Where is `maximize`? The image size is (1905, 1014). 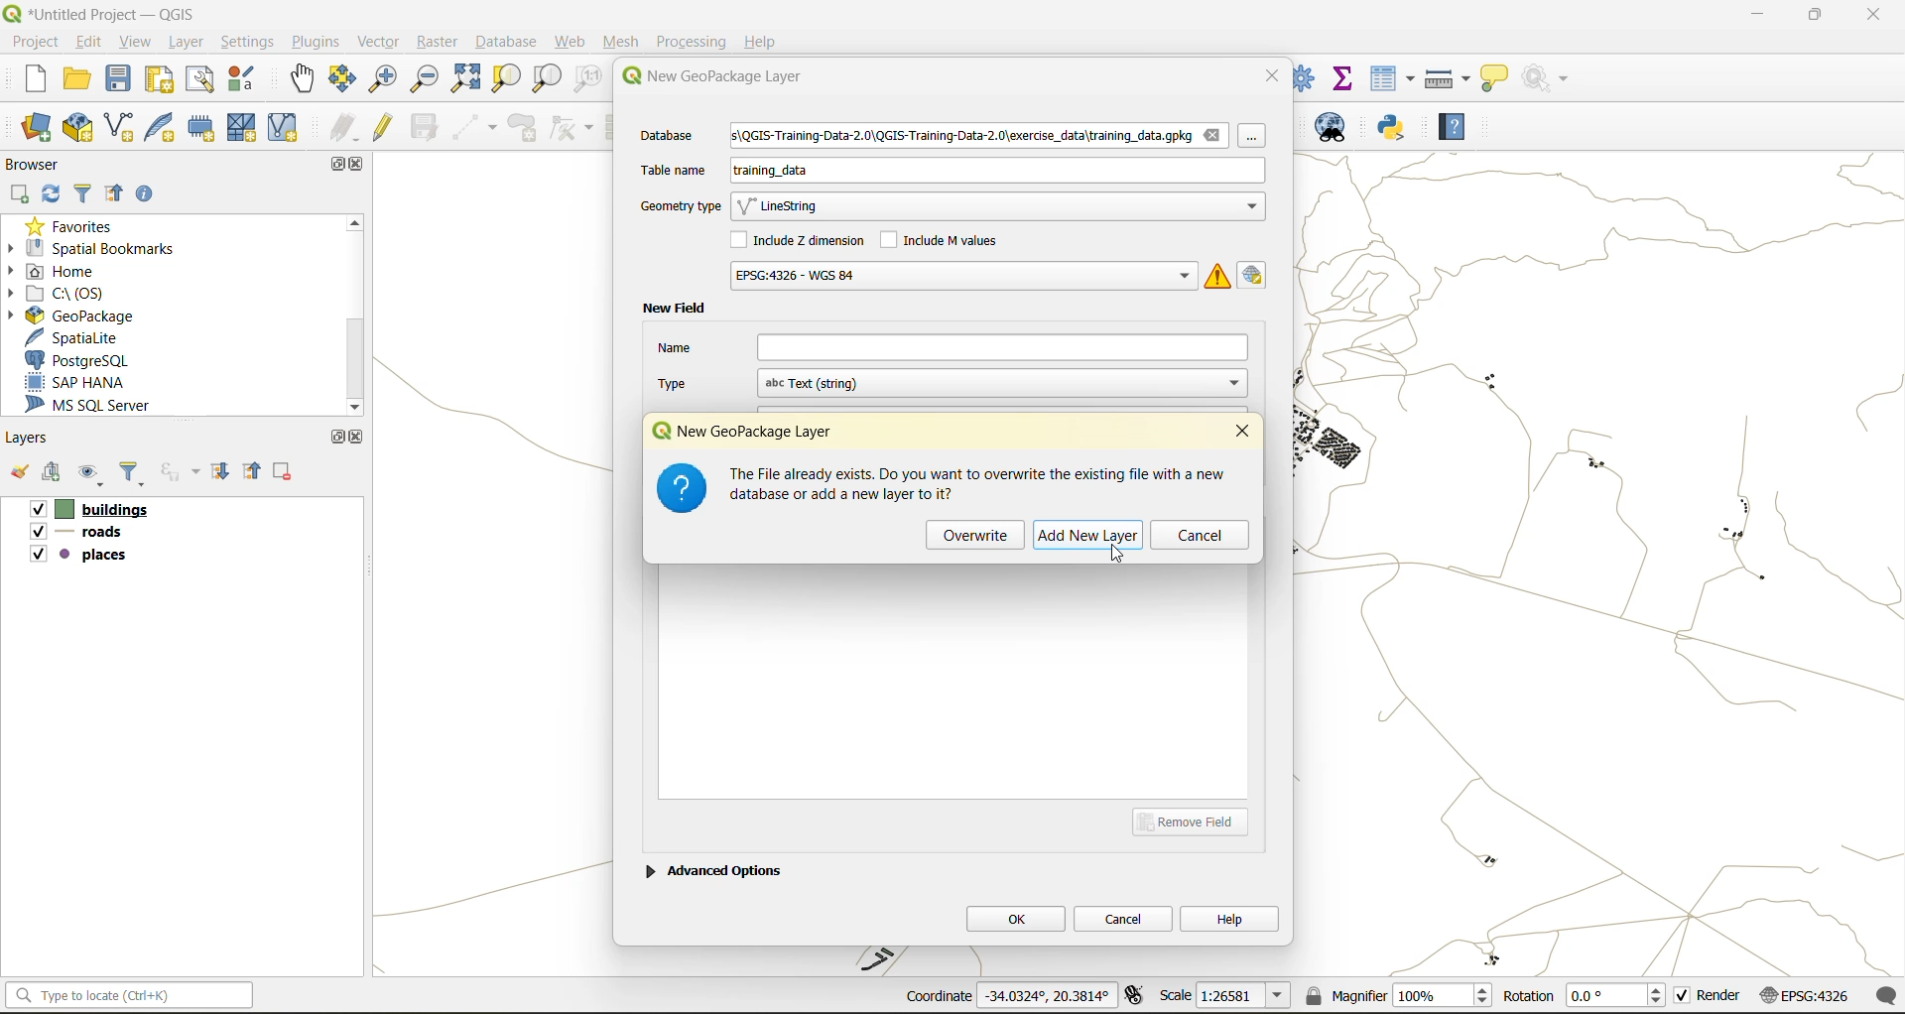 maximize is located at coordinates (333, 164).